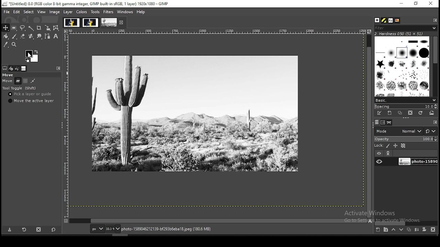  What do you see at coordinates (47, 36) in the screenshot?
I see `paths tool` at bounding box center [47, 36].